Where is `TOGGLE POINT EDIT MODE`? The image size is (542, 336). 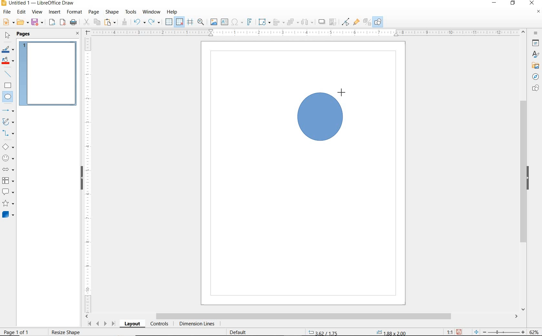 TOGGLE POINT EDIT MODE is located at coordinates (346, 22).